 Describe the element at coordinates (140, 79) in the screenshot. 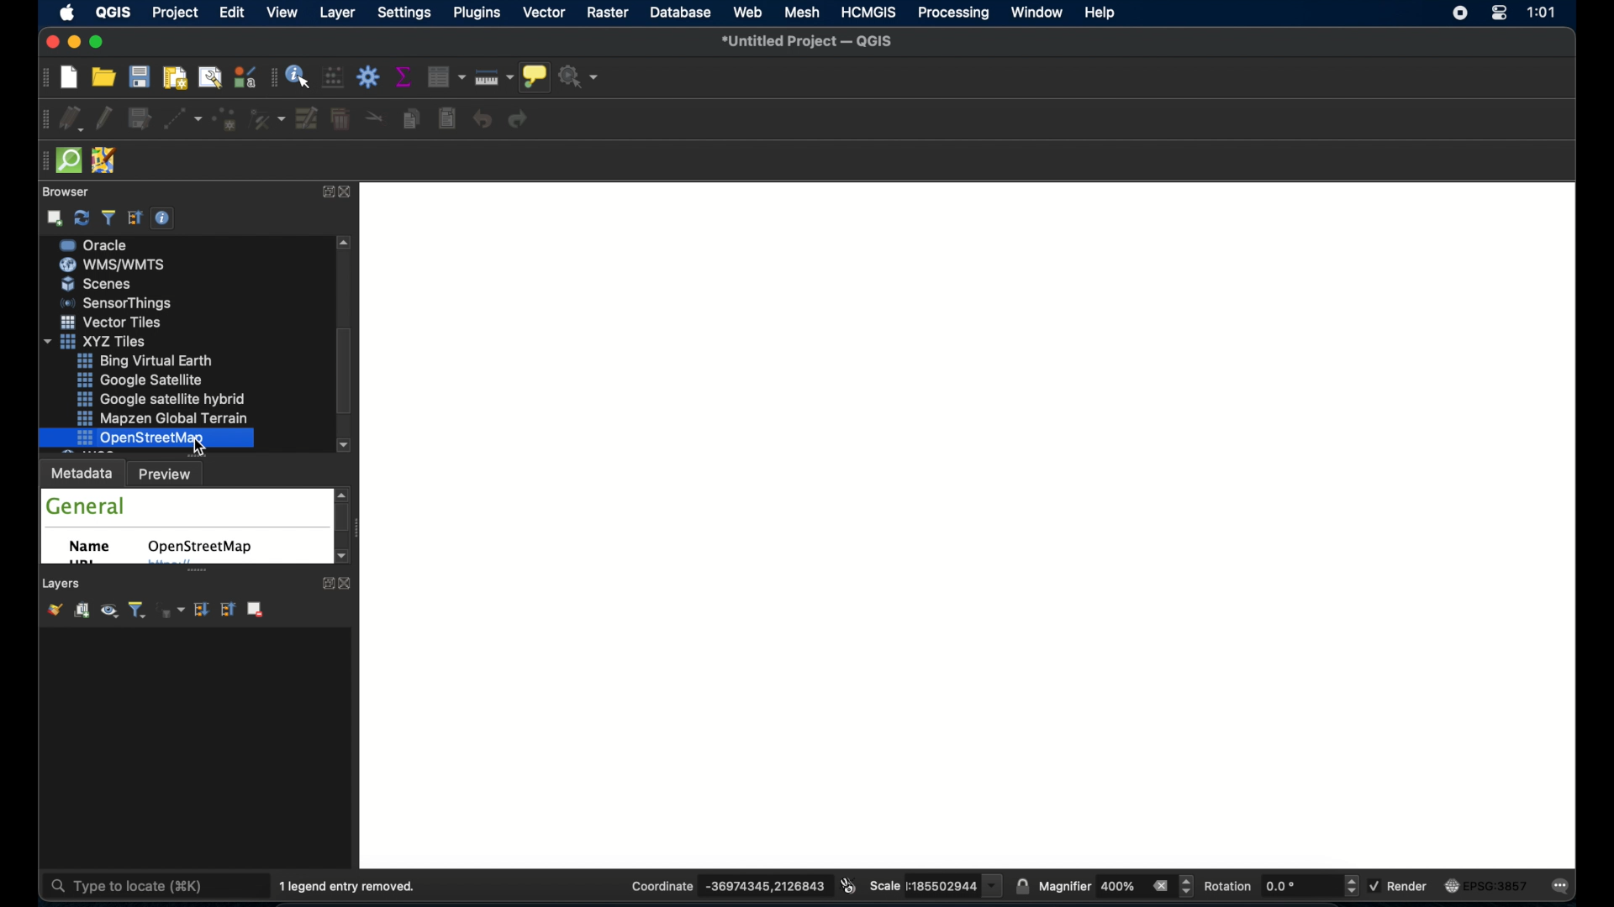

I see `save project` at that location.